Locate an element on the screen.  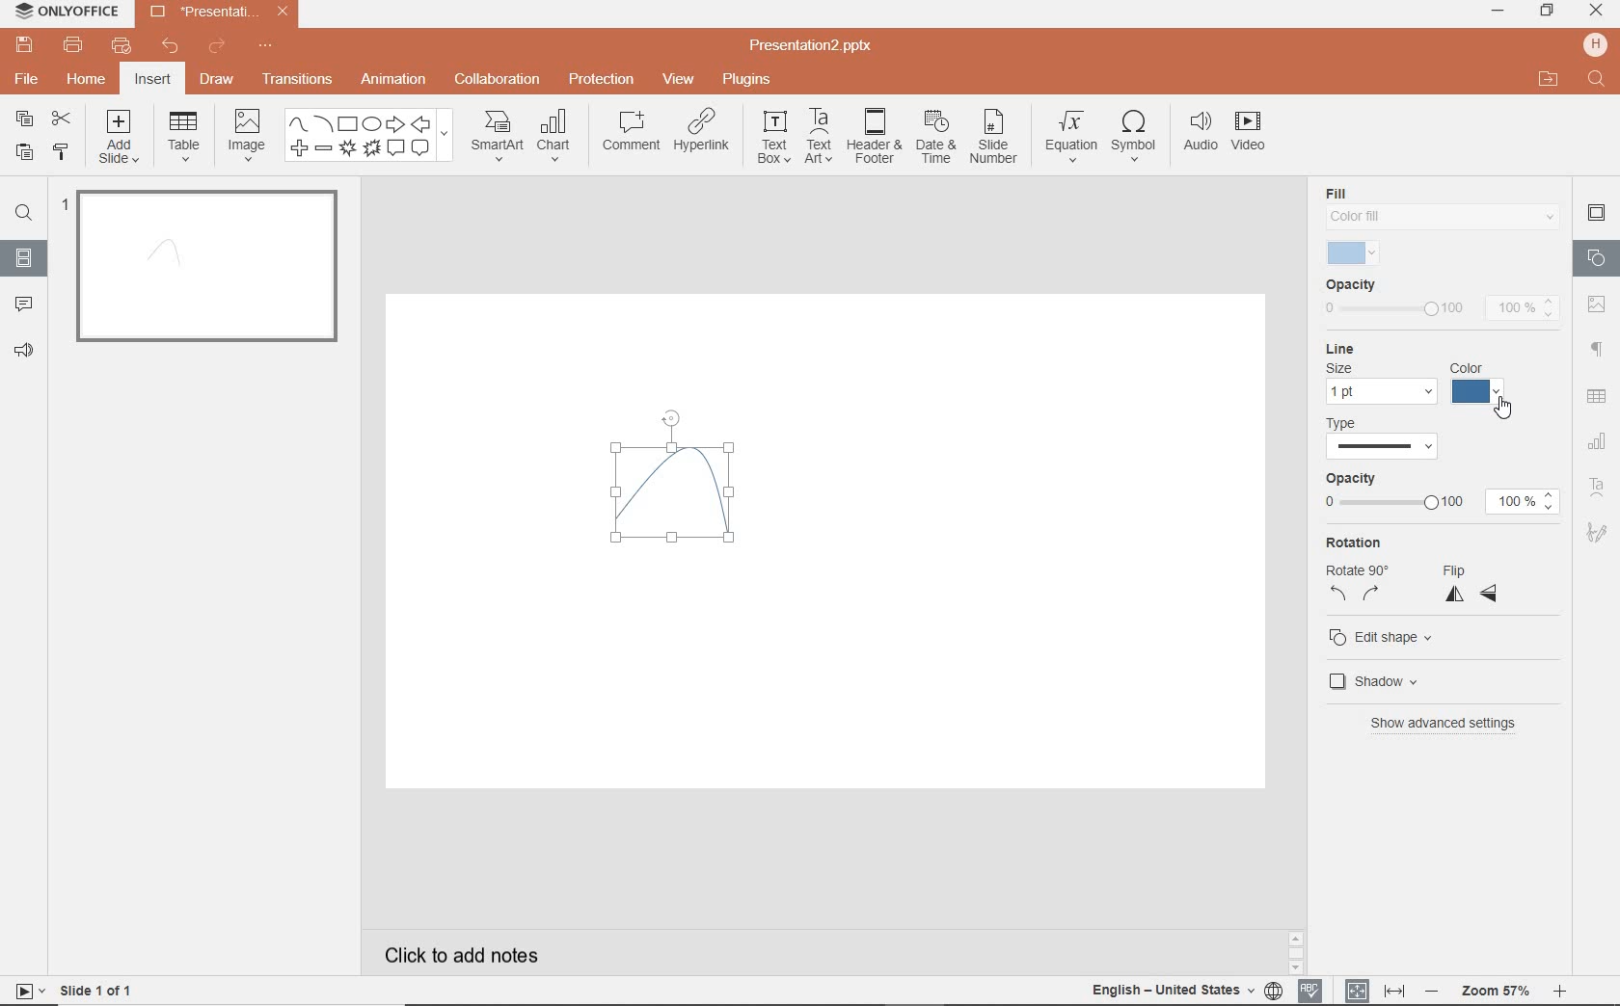
IMAGE is located at coordinates (247, 133).